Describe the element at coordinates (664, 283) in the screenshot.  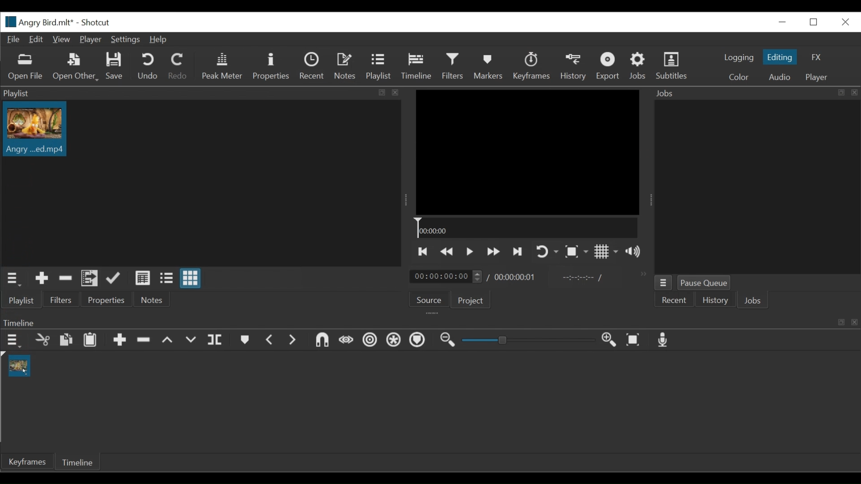
I see `Jobs menu` at that location.